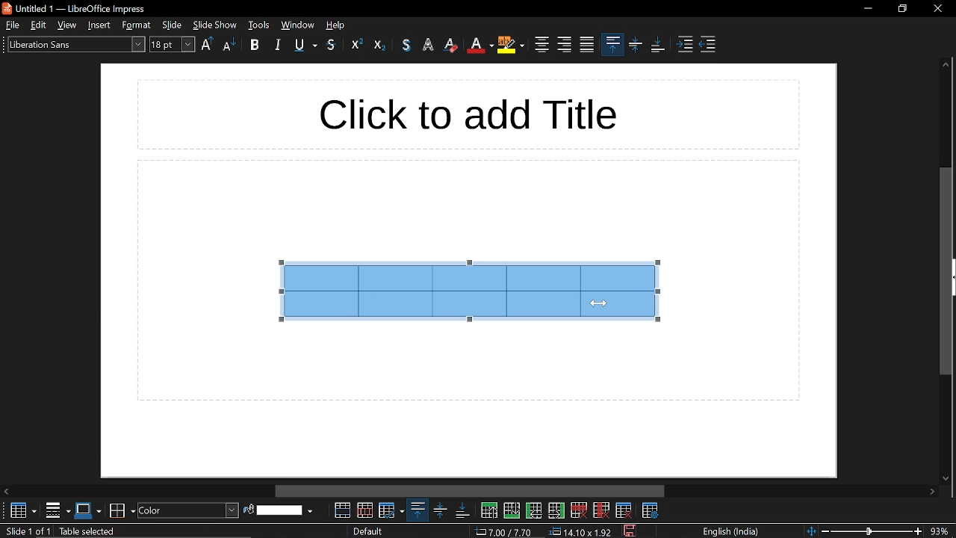 This screenshot has height=538, width=956. Describe the element at coordinates (19, 511) in the screenshot. I see `table` at that location.